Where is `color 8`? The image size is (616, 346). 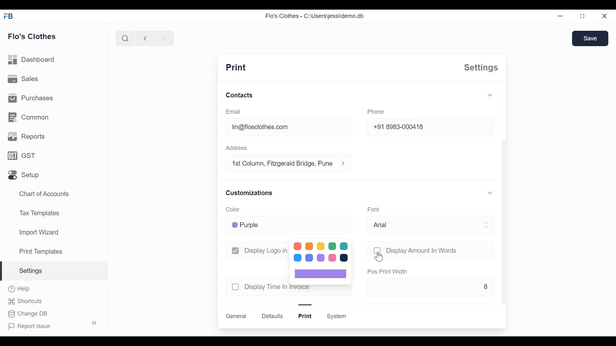 color 8 is located at coordinates (321, 258).